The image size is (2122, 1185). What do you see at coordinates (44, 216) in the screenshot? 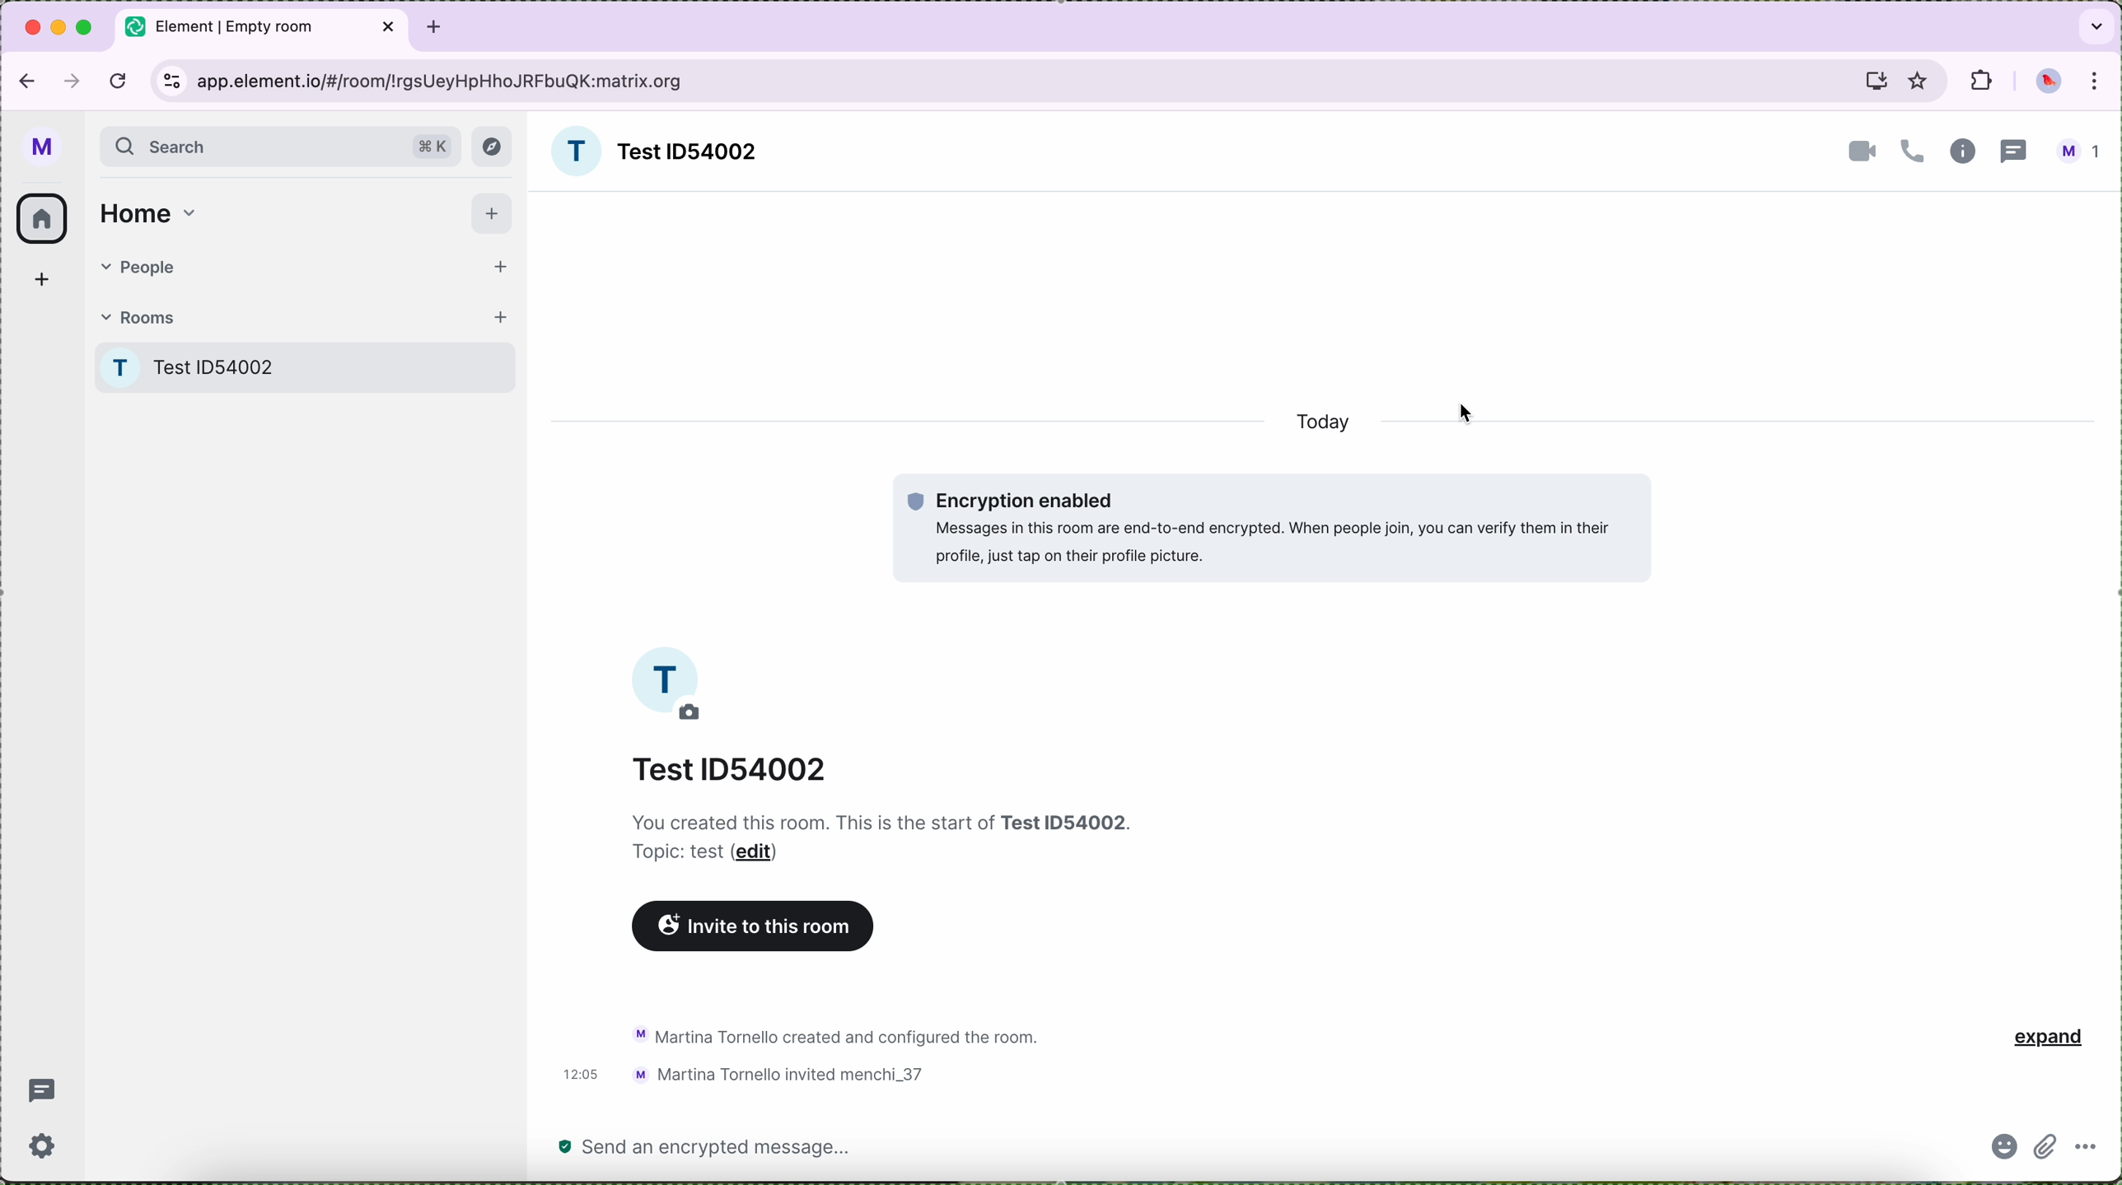
I see `home icon` at bounding box center [44, 216].